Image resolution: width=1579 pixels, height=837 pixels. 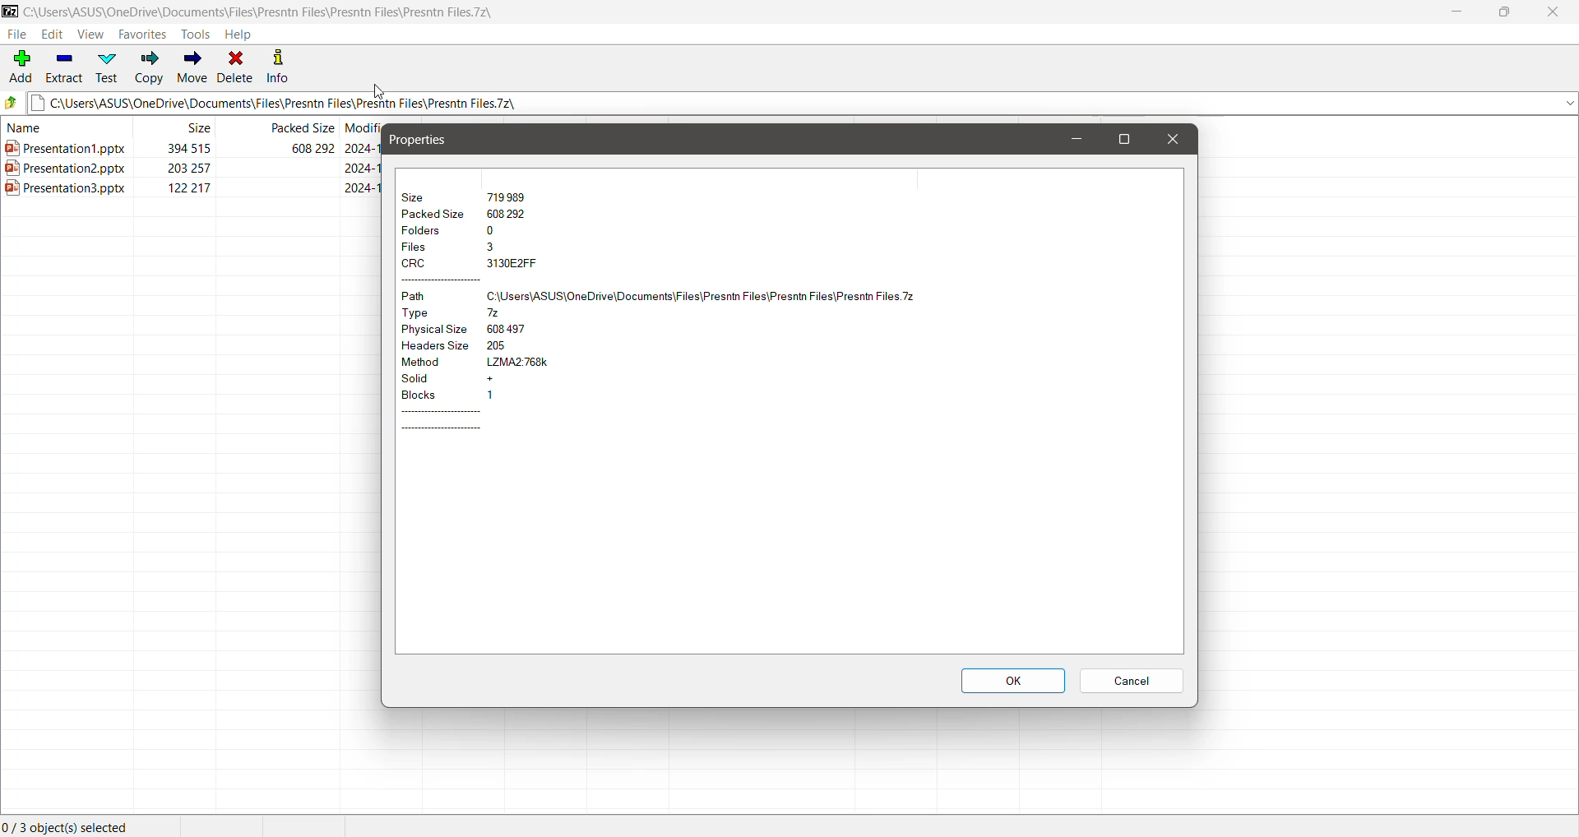 What do you see at coordinates (431, 397) in the screenshot?
I see `Blocks` at bounding box center [431, 397].